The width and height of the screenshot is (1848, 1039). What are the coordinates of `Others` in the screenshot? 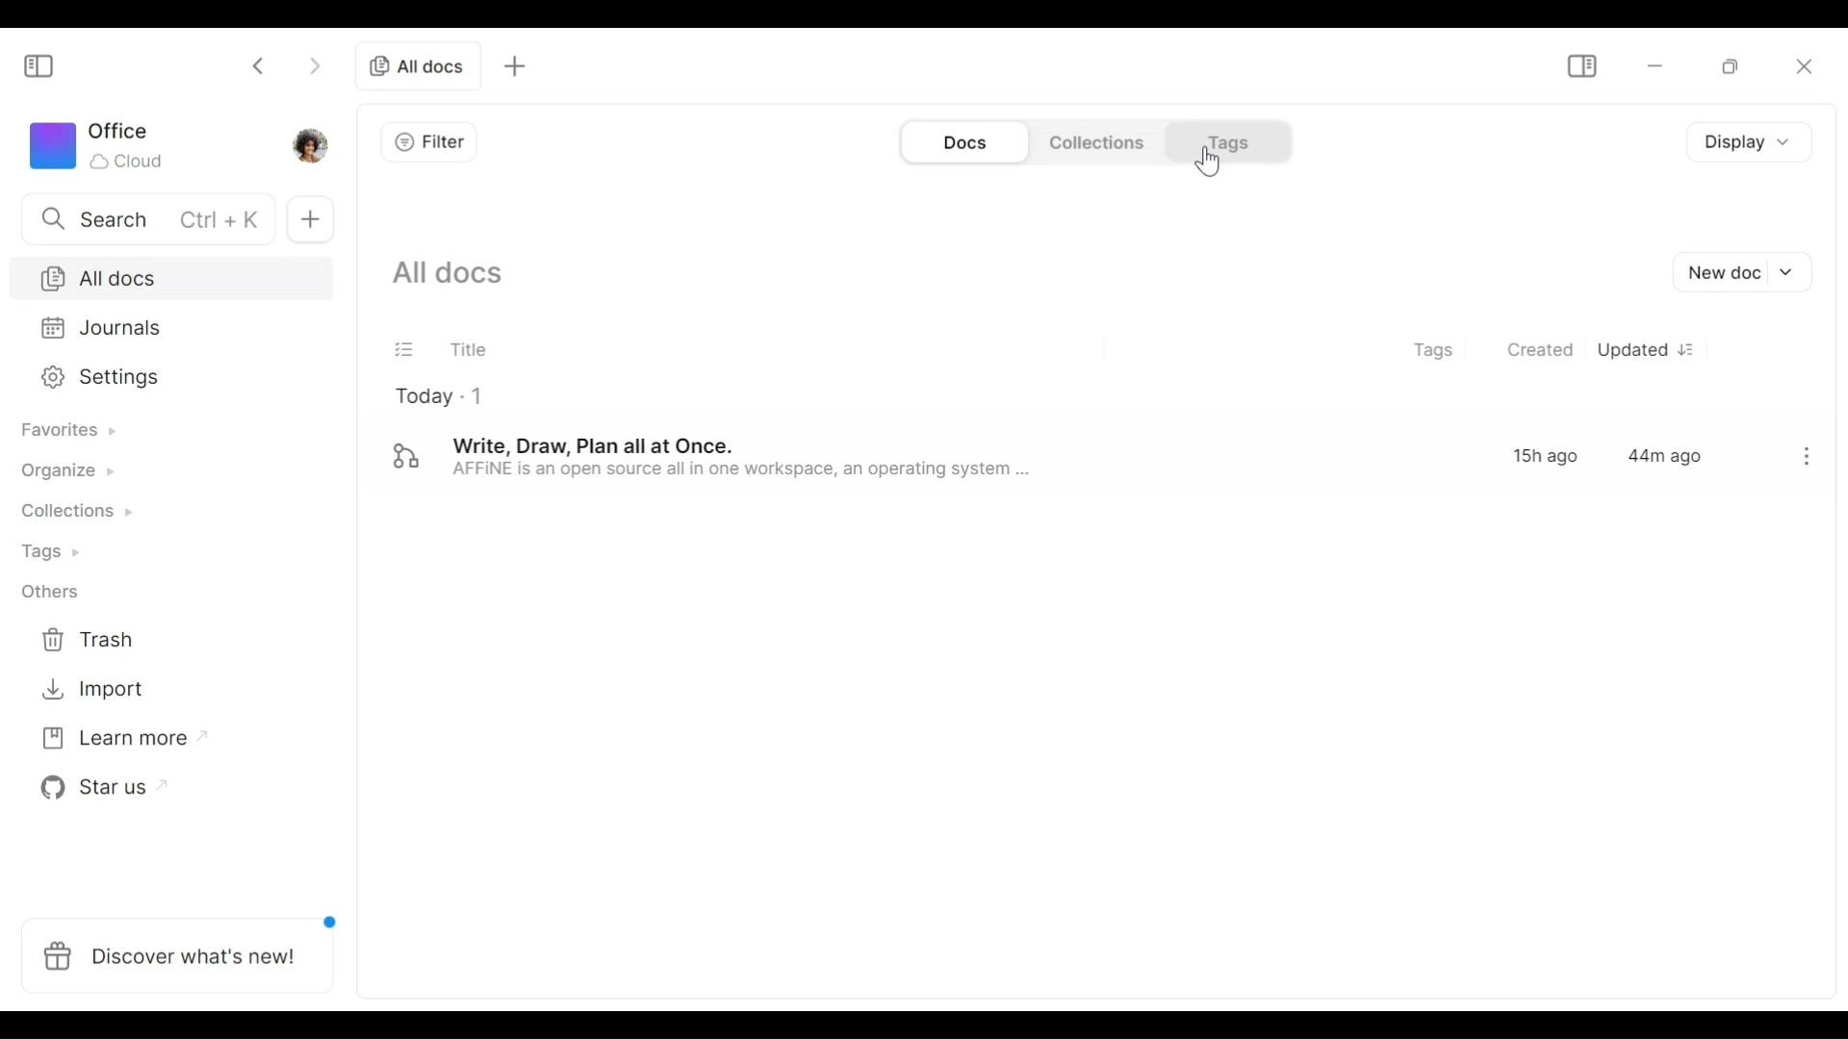 It's located at (57, 590).